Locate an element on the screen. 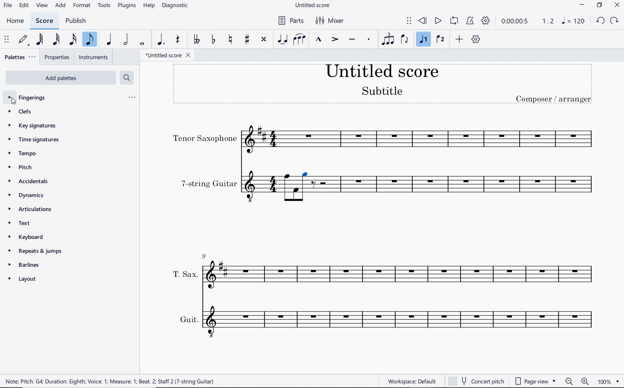 Image resolution: width=624 pixels, height=388 pixels. PLAY SPEED is located at coordinates (527, 21).